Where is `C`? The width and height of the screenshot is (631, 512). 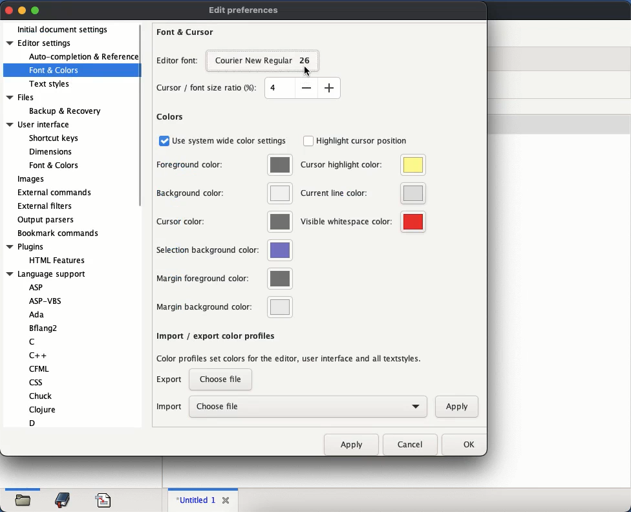
C is located at coordinates (33, 341).